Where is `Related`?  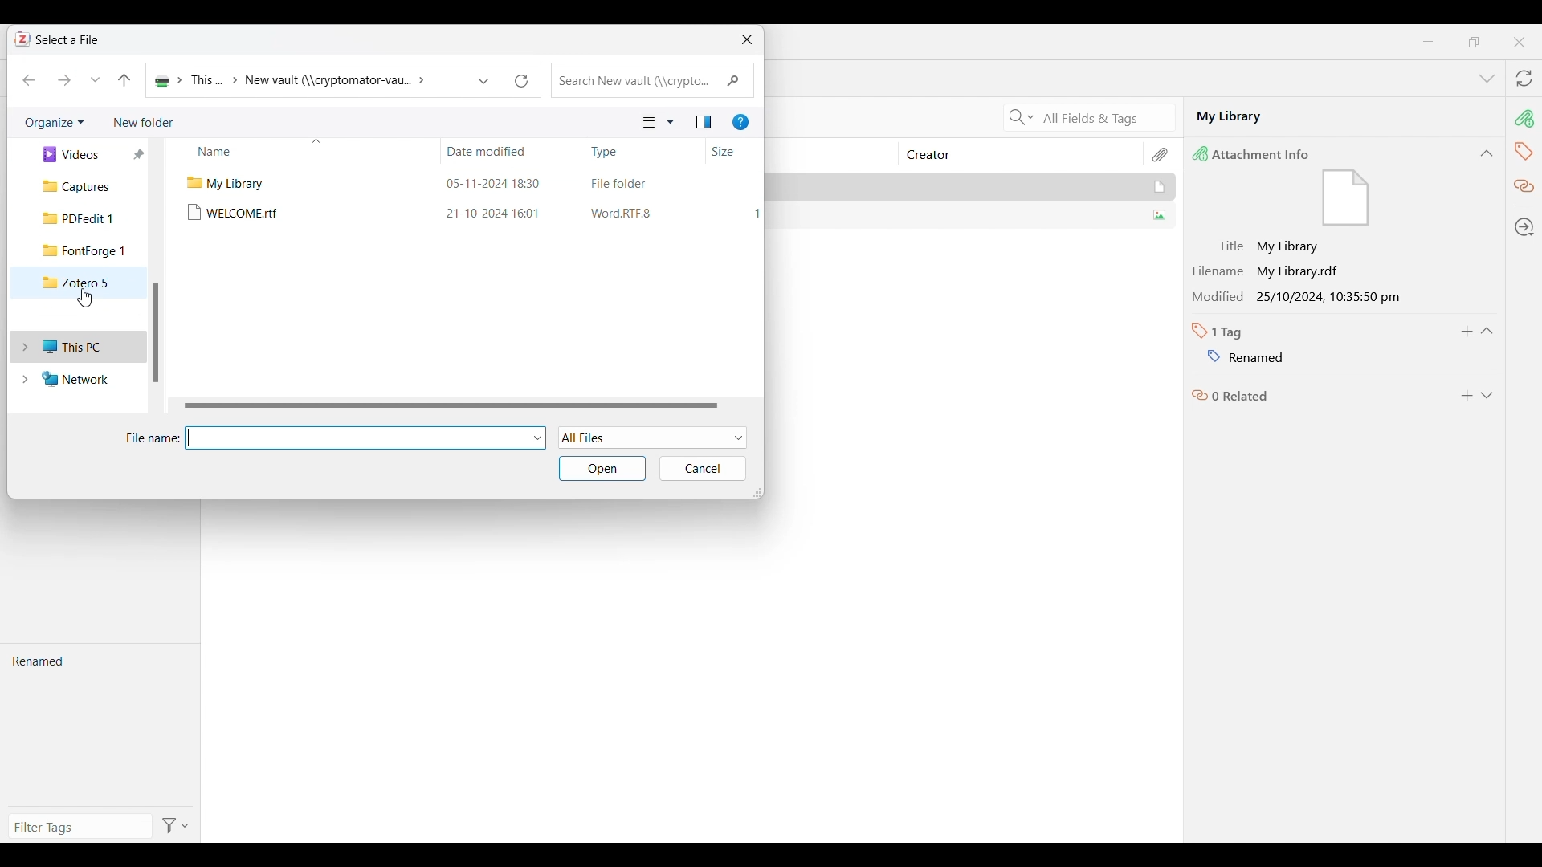
Related is located at coordinates (1525, 187).